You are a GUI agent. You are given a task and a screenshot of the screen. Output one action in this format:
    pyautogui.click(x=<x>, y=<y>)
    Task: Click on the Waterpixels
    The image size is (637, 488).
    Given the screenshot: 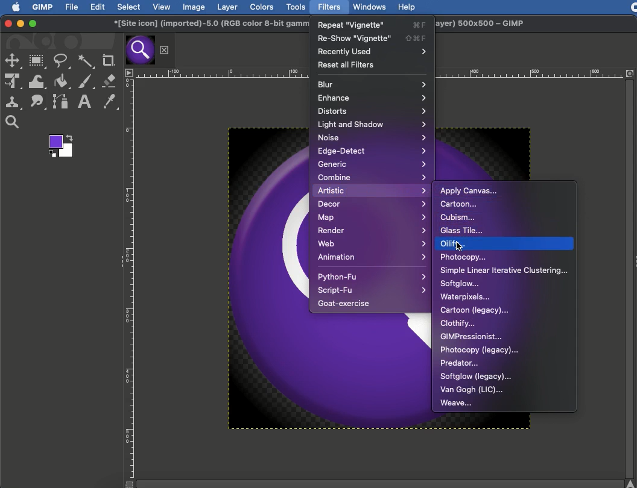 What is the action you would take?
    pyautogui.click(x=465, y=298)
    